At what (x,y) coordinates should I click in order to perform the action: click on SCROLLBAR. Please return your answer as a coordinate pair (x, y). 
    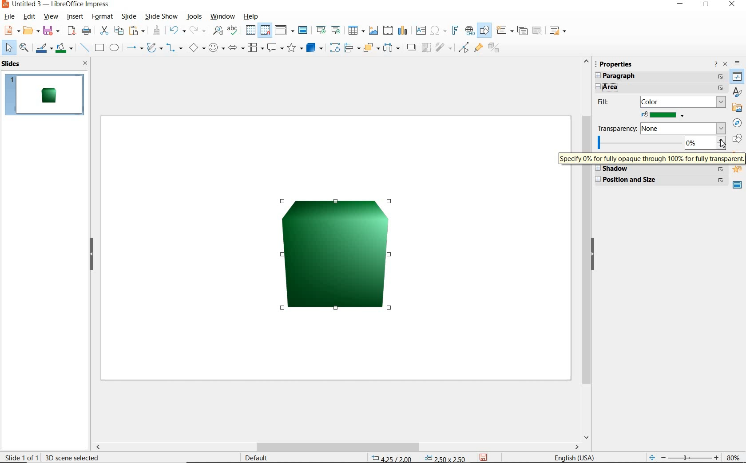
    Looking at the image, I should click on (402, 447).